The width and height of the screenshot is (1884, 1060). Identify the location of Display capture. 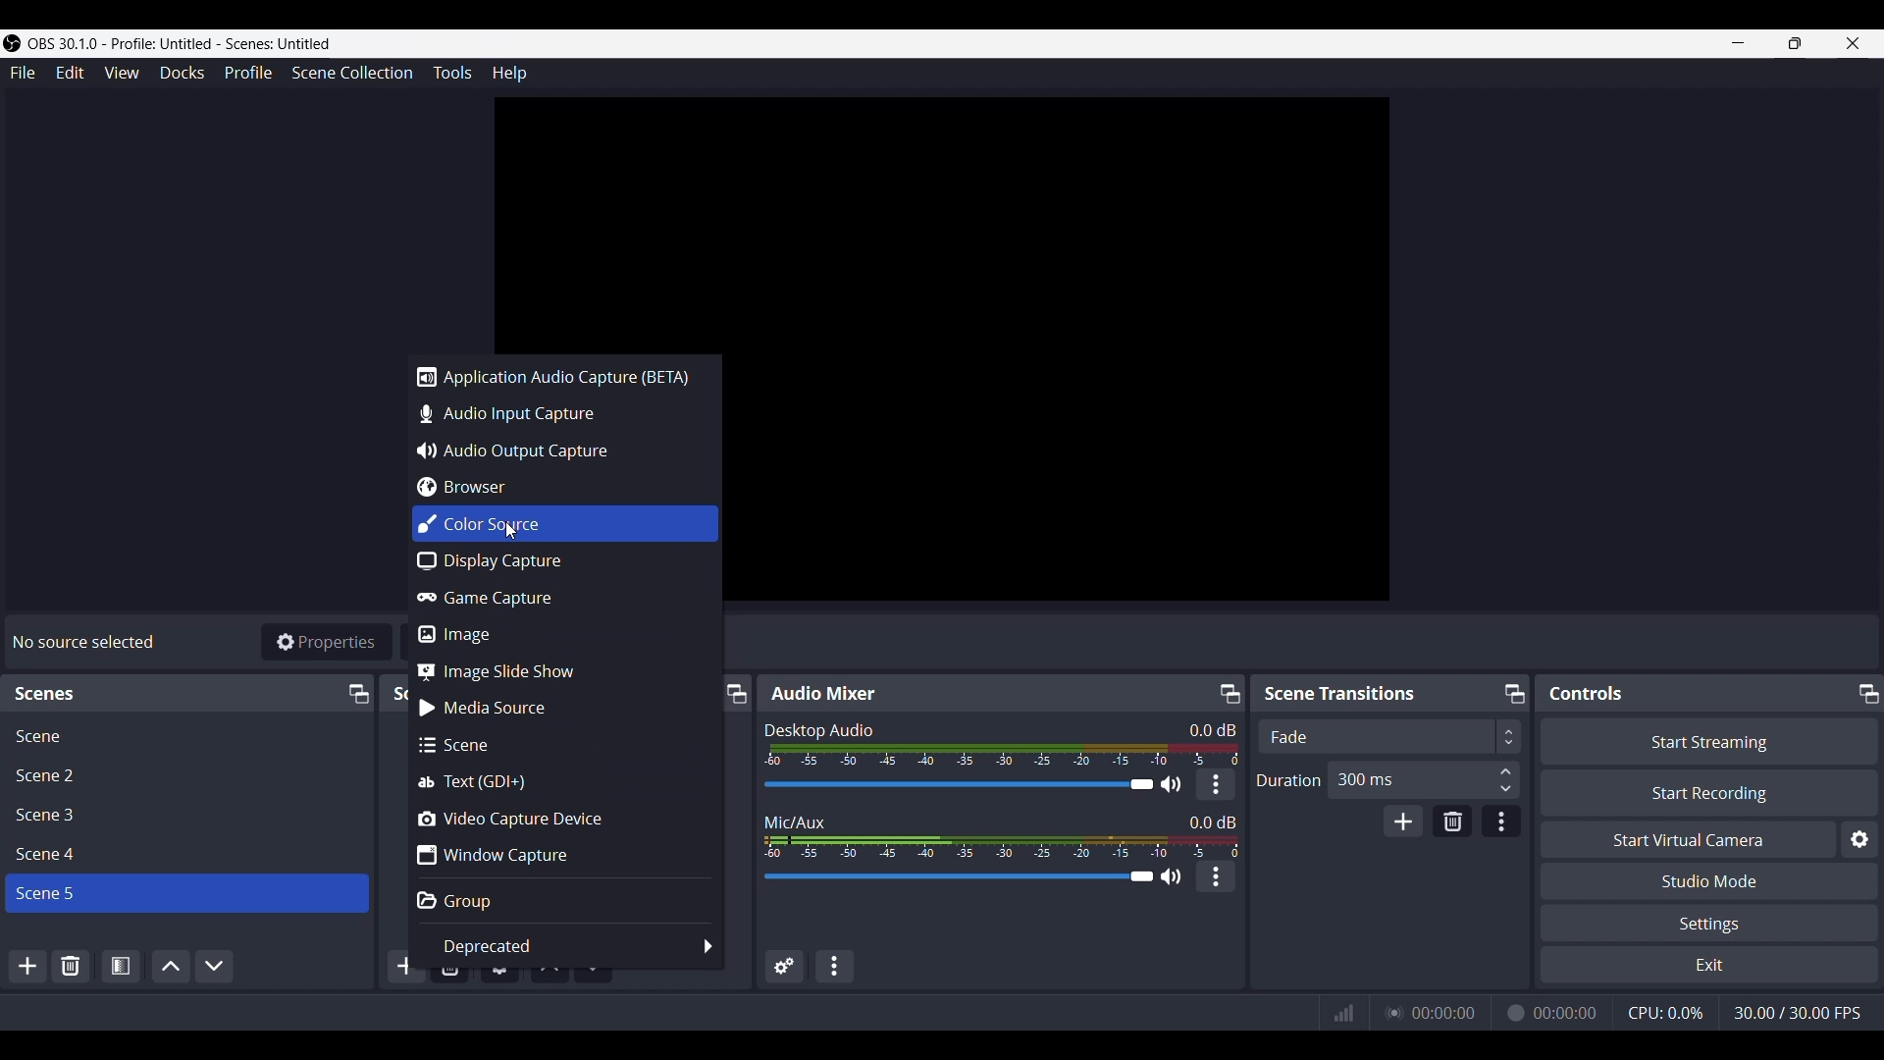
(560, 560).